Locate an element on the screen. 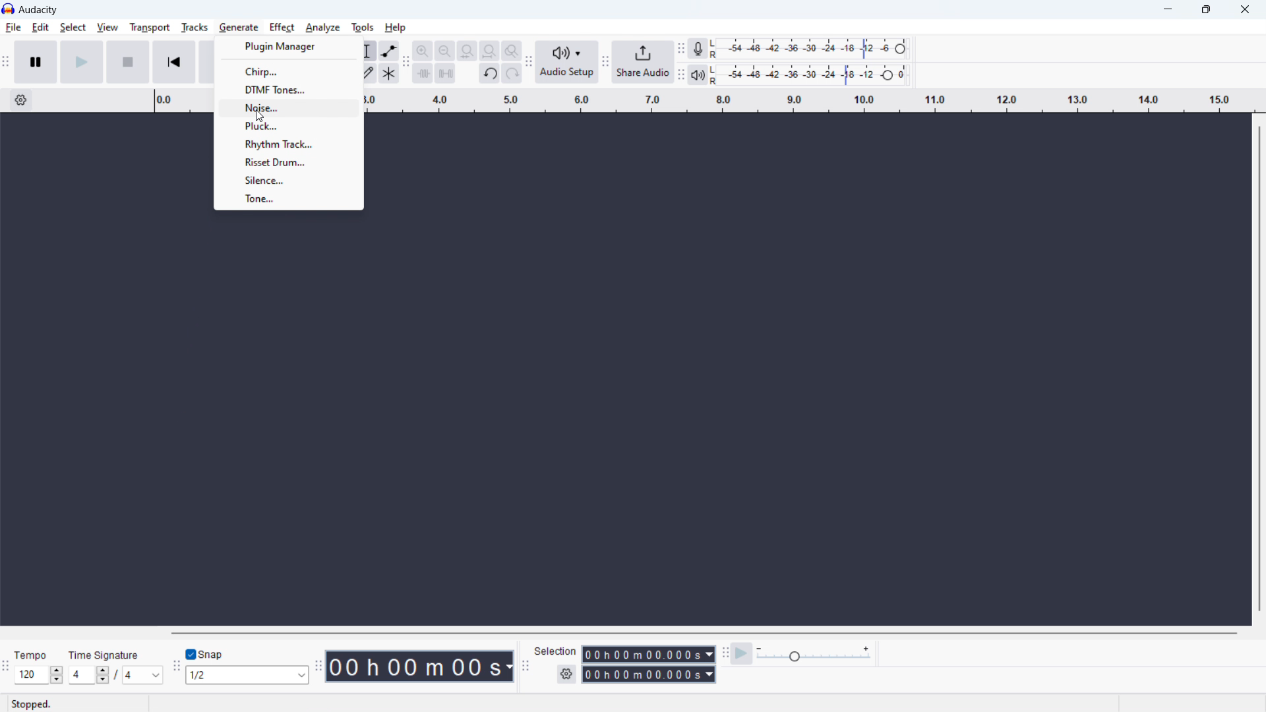 Image resolution: width=1266 pixels, height=712 pixels. set tempo is located at coordinates (38, 675).